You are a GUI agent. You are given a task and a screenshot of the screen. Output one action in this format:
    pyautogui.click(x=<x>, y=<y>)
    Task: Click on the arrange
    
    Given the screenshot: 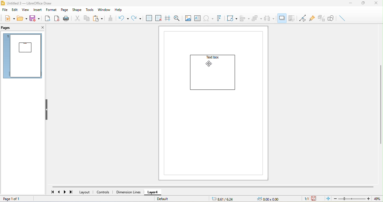 What is the action you would take?
    pyautogui.click(x=257, y=18)
    